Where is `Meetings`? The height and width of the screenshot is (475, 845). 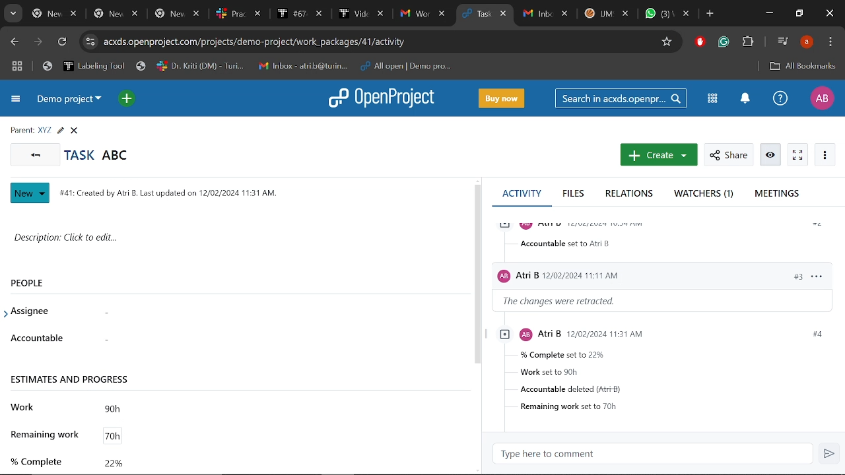
Meetings is located at coordinates (777, 194).